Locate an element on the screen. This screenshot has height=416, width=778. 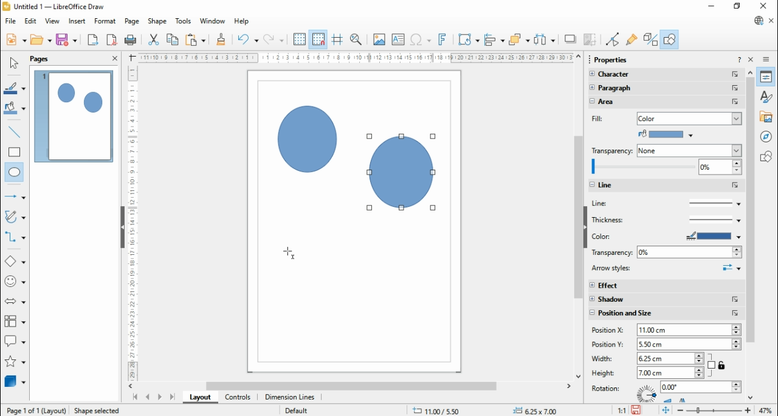
connectors is located at coordinates (15, 237).